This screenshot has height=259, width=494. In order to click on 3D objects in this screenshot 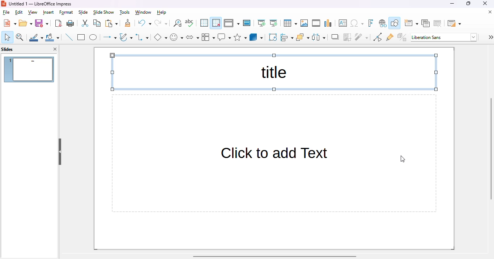, I will do `click(256, 37)`.